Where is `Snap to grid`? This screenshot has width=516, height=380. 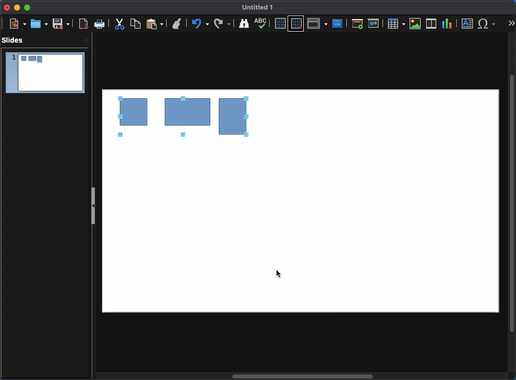 Snap to grid is located at coordinates (296, 24).